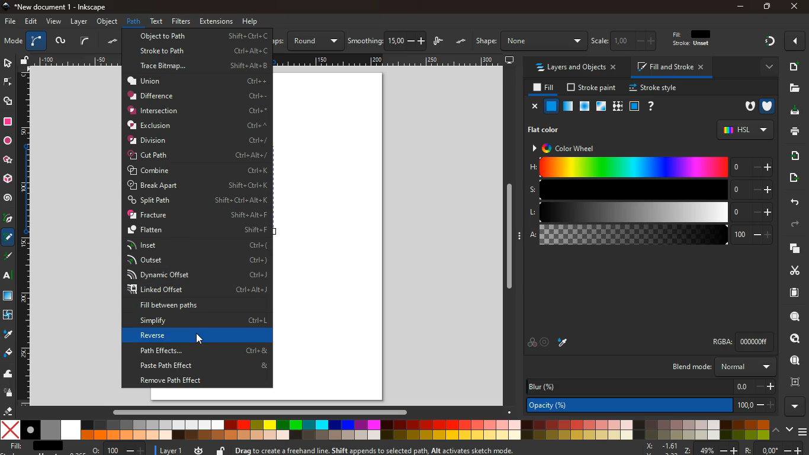 Image resolution: width=809 pixels, height=455 pixels. What do you see at coordinates (382, 450) in the screenshot?
I see `Drag to create a freehand line. Shift appends to selected path, Alt activates sketch mode.` at bounding box center [382, 450].